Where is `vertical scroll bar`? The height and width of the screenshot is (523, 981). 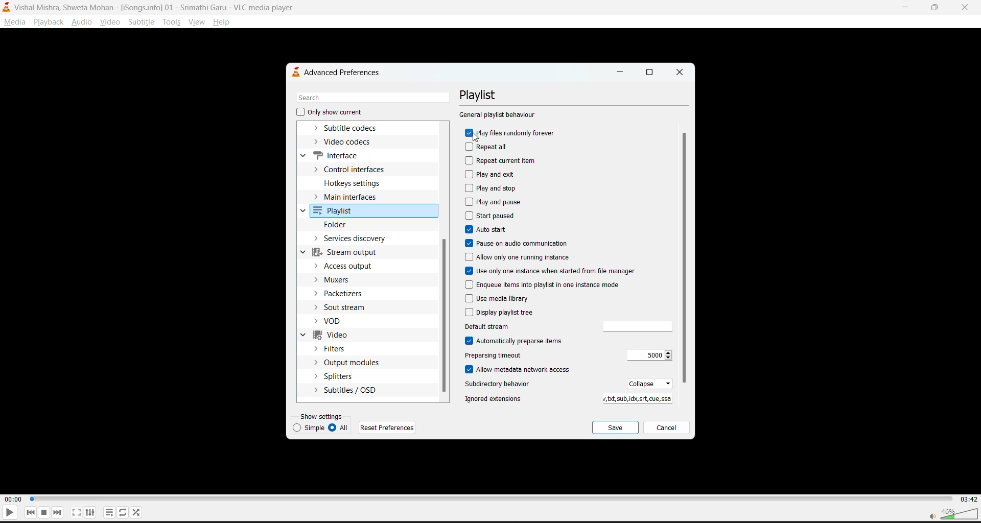 vertical scroll bar is located at coordinates (444, 316).